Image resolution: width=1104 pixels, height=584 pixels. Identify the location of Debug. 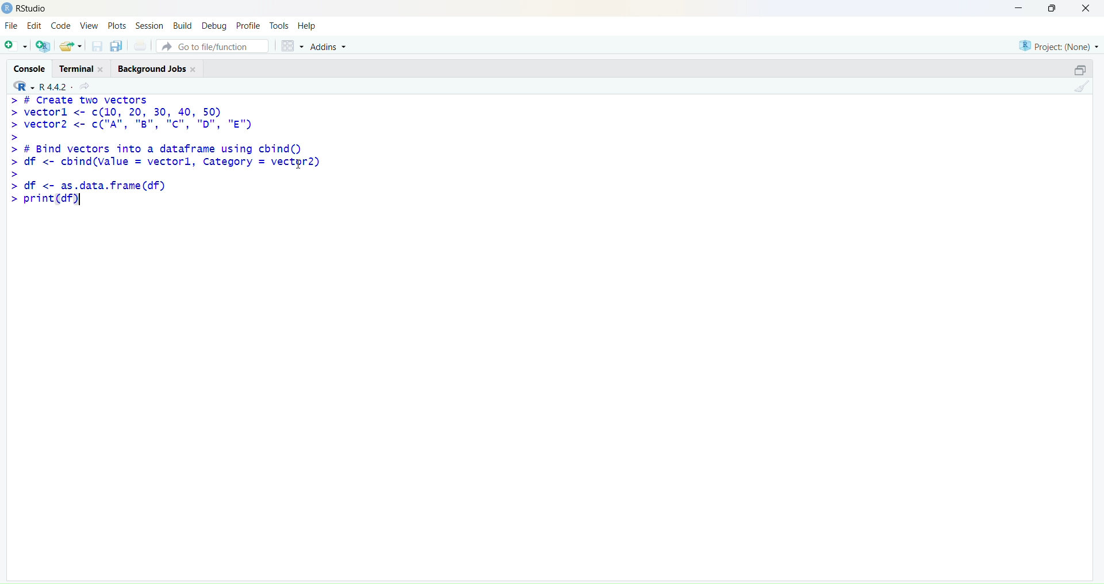
(215, 25).